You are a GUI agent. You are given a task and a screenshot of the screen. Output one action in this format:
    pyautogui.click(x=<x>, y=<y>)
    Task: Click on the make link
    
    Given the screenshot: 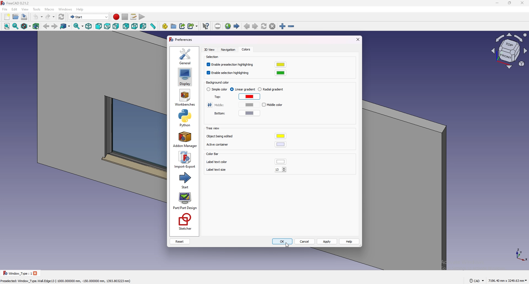 What is the action you would take?
    pyautogui.click(x=183, y=26)
    